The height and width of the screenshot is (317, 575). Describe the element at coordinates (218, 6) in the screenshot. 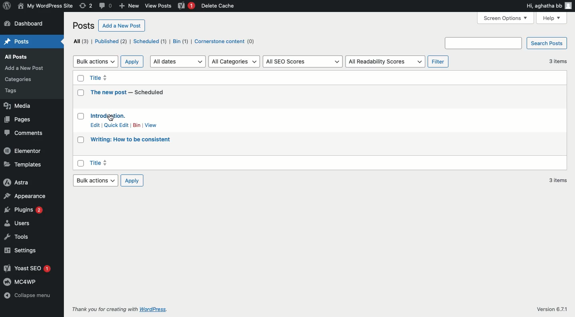

I see `Delete cache` at that location.